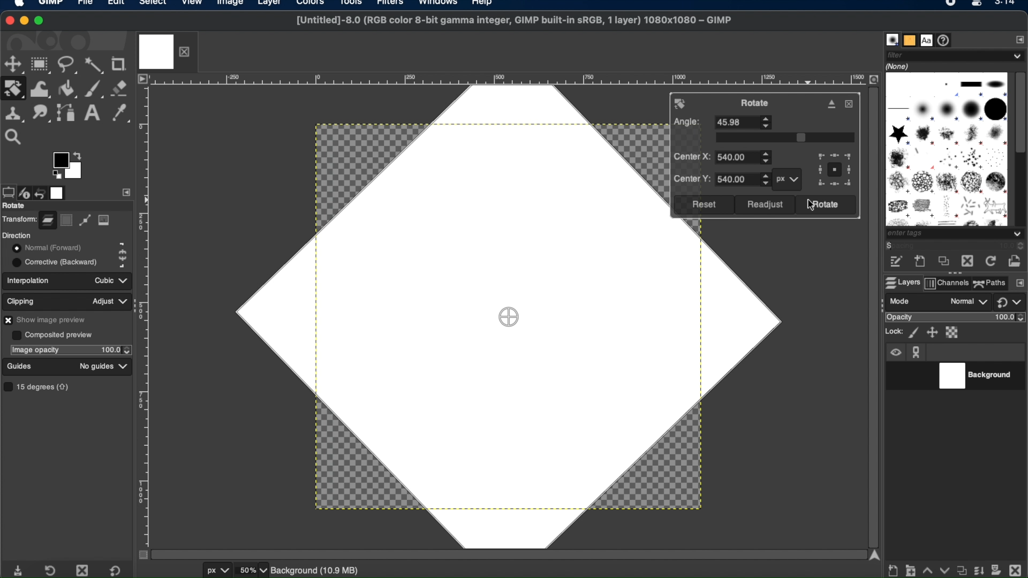 The height and width of the screenshot is (578, 1028). What do you see at coordinates (52, 569) in the screenshot?
I see `restore tool preset` at bounding box center [52, 569].